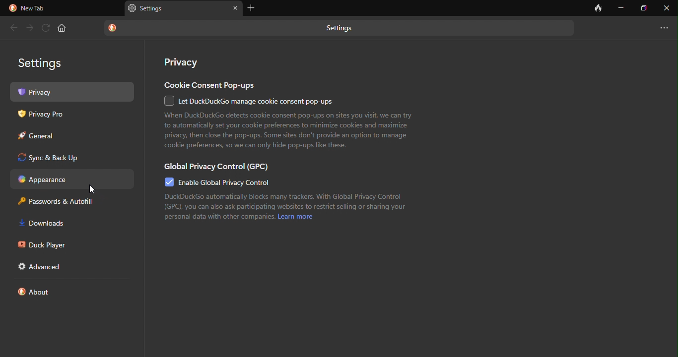 The height and width of the screenshot is (357, 678). I want to click on appearance, so click(73, 179).